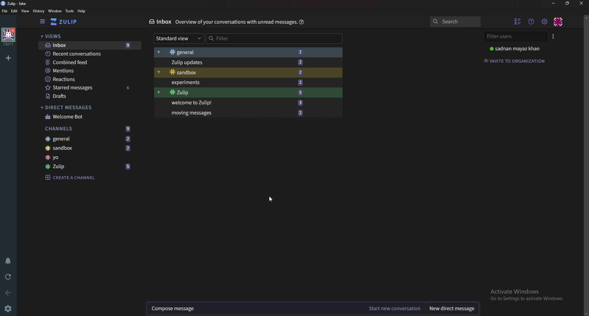 This screenshot has height=316, width=589. I want to click on Home, so click(9, 36).